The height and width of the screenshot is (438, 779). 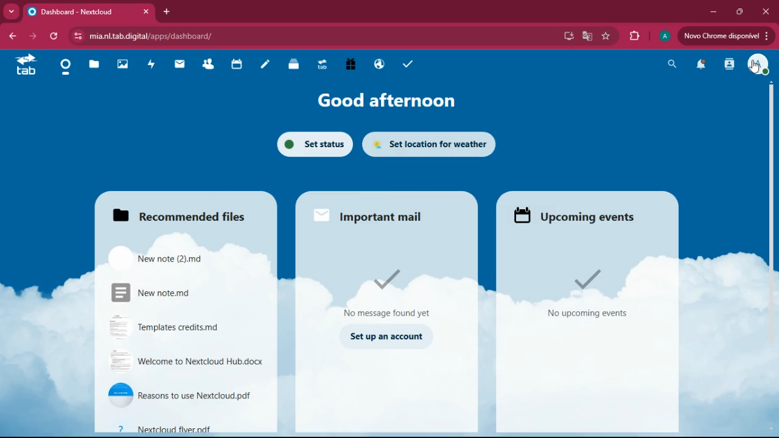 I want to click on desktop, so click(x=567, y=38).